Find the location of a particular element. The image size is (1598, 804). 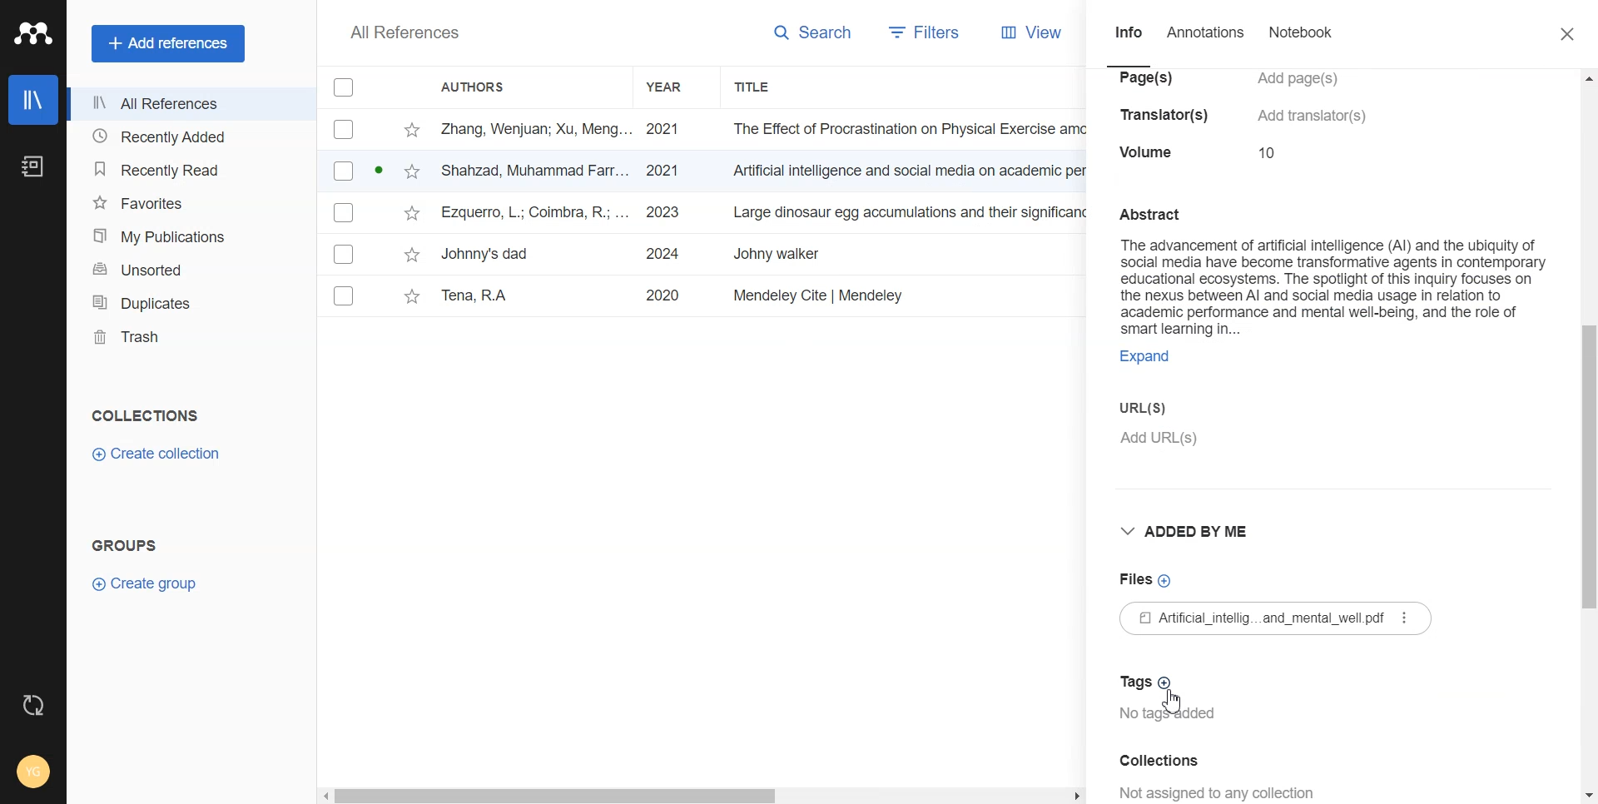

Title is located at coordinates (771, 87).